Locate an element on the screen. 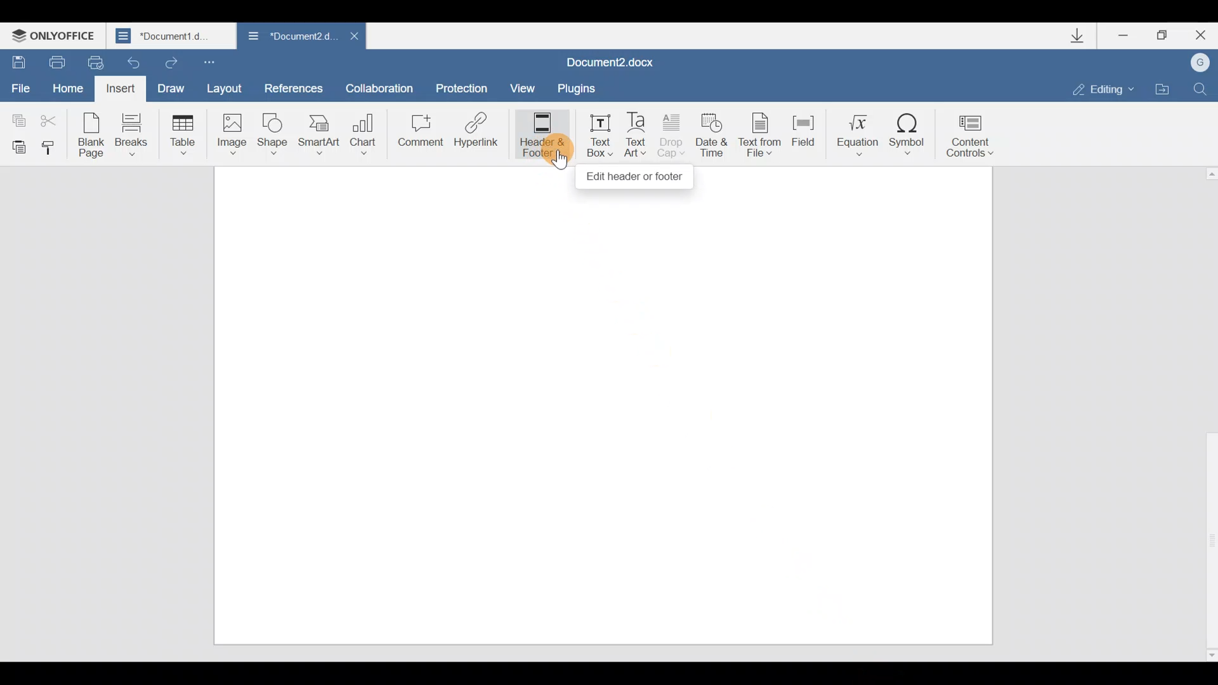 Image resolution: width=1218 pixels, height=685 pixels. Header & footer is located at coordinates (538, 134).